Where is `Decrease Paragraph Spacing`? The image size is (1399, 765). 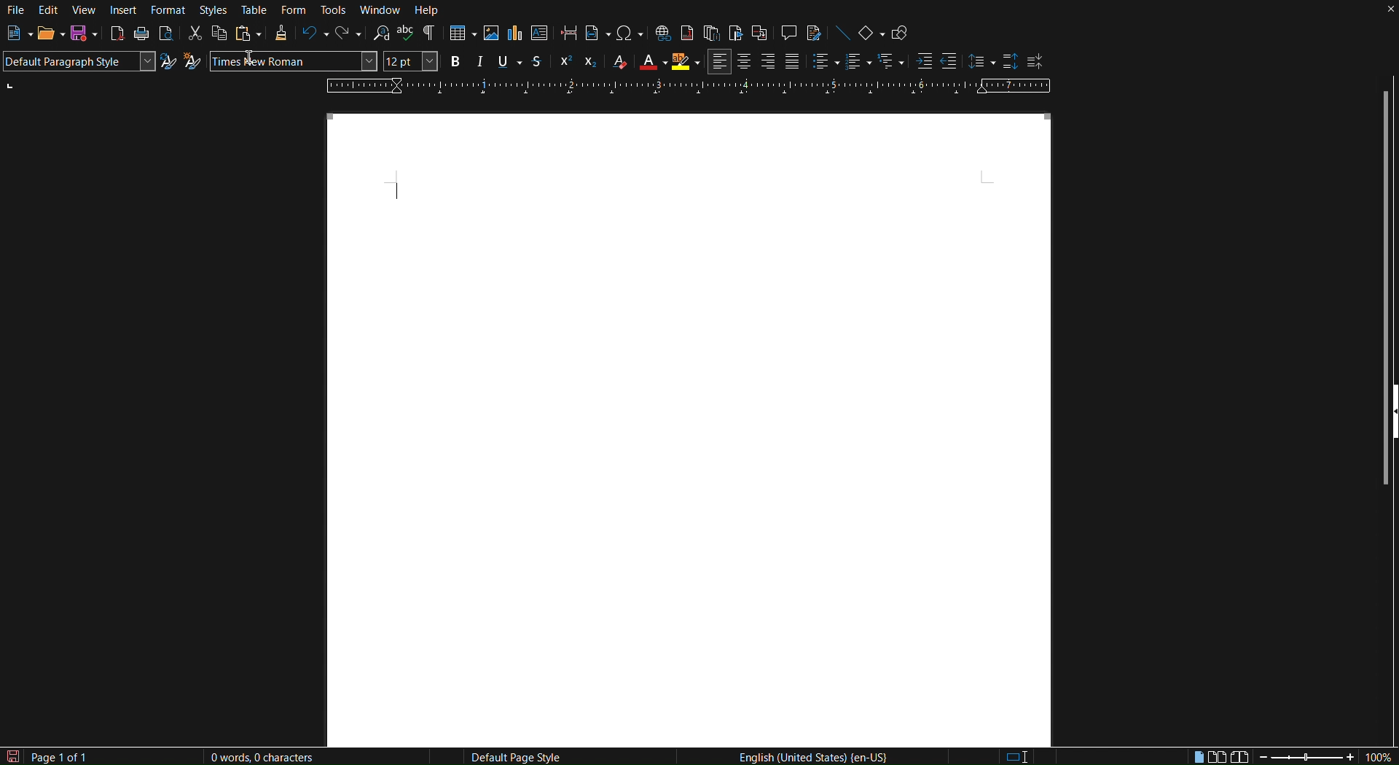
Decrease Paragraph Spacing is located at coordinates (1036, 62).